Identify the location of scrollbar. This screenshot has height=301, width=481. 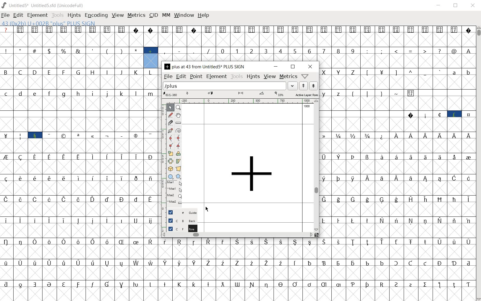
(238, 234).